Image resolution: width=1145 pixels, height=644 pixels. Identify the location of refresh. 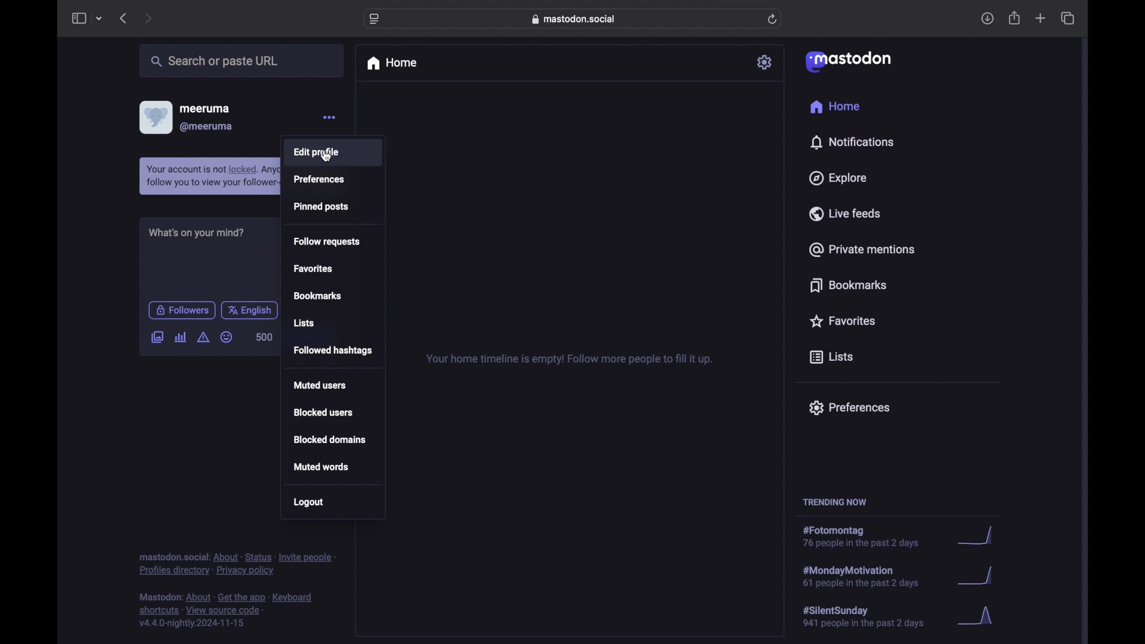
(773, 19).